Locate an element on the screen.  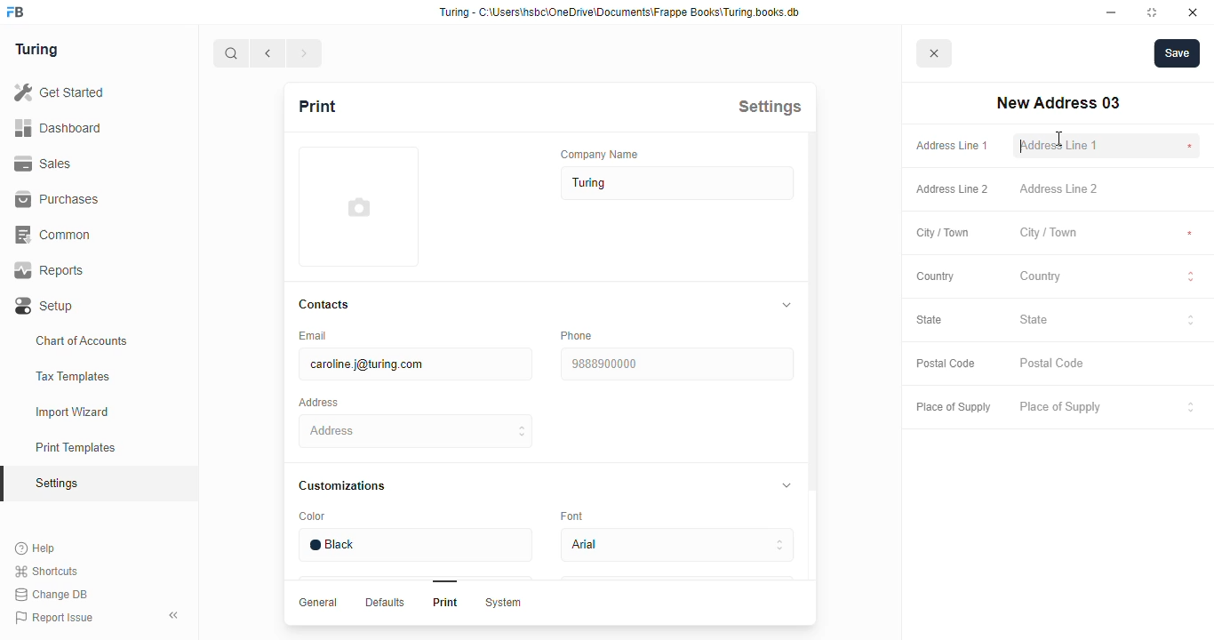
email is located at coordinates (311, 335).